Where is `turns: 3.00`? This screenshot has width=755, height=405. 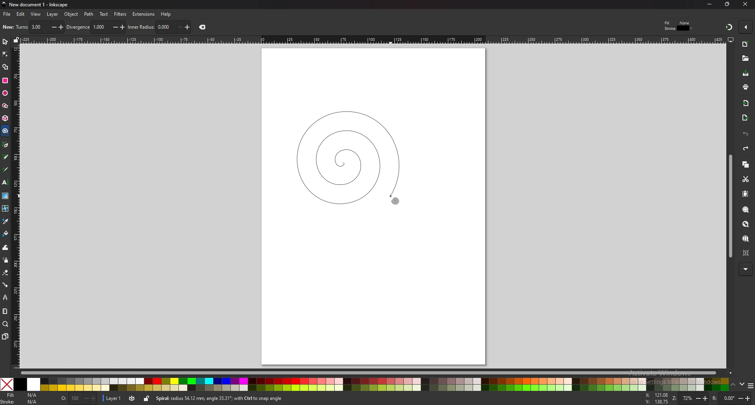
turns: 3.00 is located at coordinates (40, 27).